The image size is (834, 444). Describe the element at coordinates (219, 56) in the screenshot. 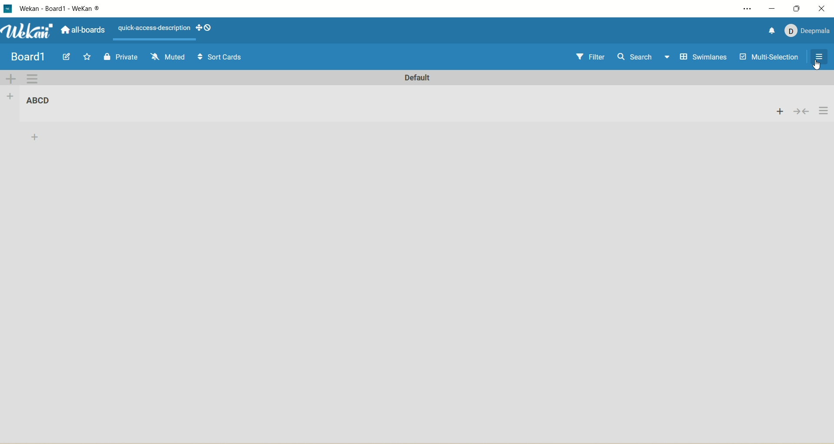

I see `Sort Cards` at that location.